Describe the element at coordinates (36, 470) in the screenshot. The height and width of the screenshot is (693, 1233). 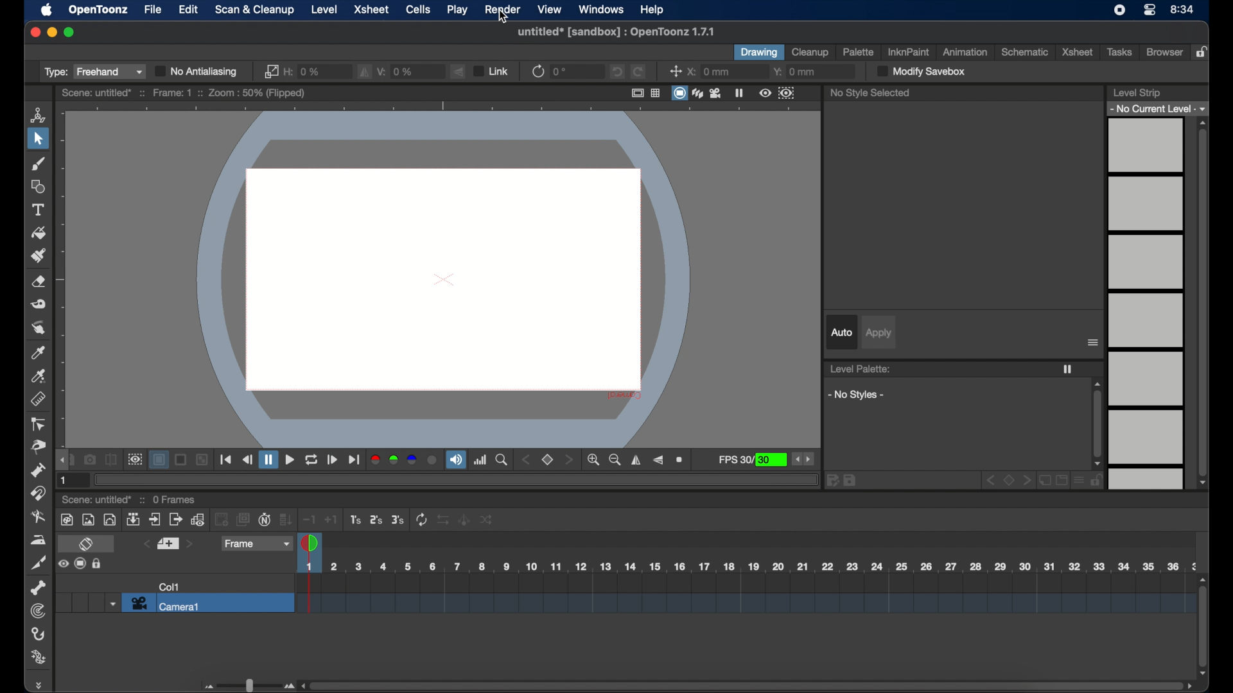
I see `pump tool` at that location.